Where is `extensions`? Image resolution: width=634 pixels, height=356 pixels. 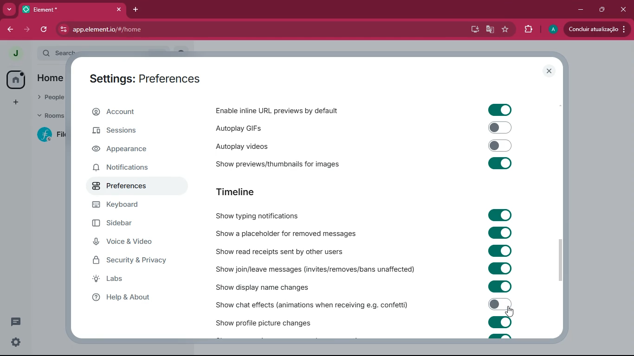
extensions is located at coordinates (527, 30).